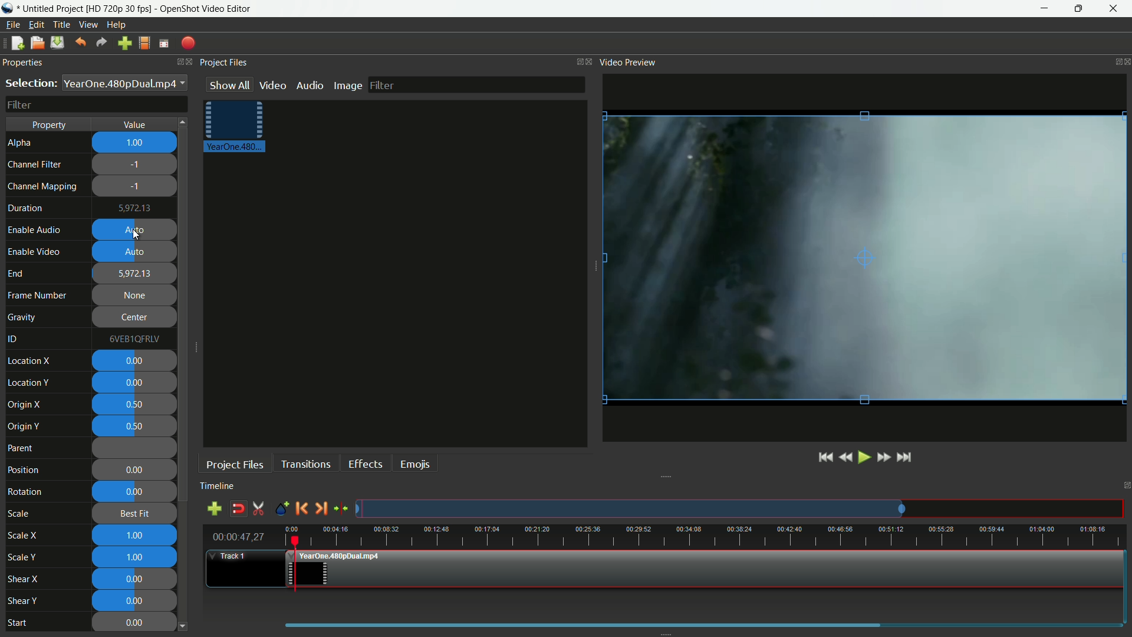 The height and width of the screenshot is (637, 1132). Describe the element at coordinates (36, 42) in the screenshot. I see `open file` at that location.